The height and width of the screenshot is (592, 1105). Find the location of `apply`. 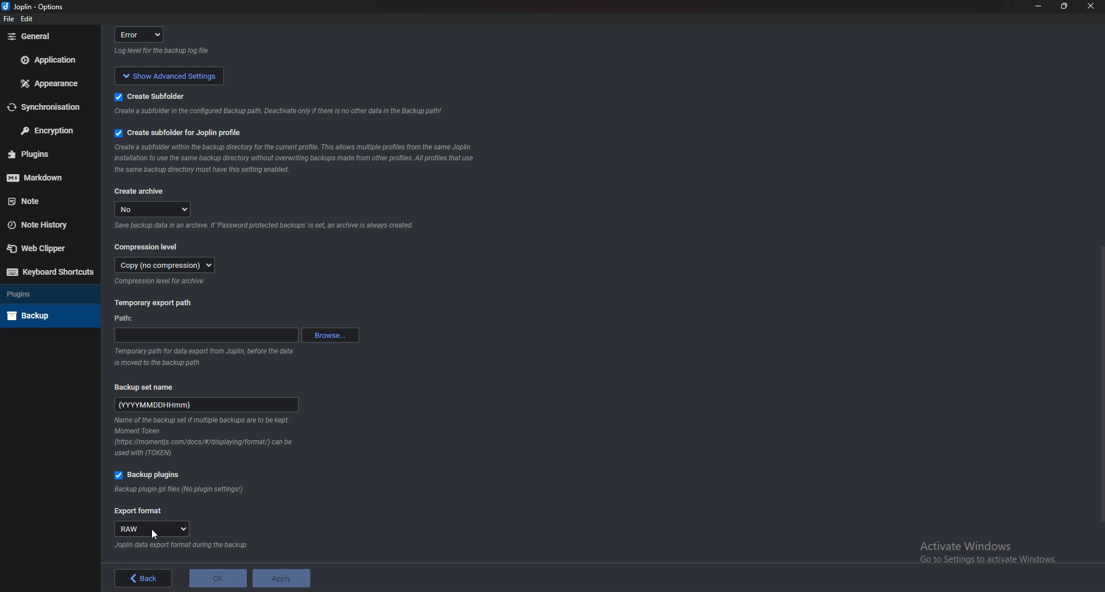

apply is located at coordinates (280, 578).